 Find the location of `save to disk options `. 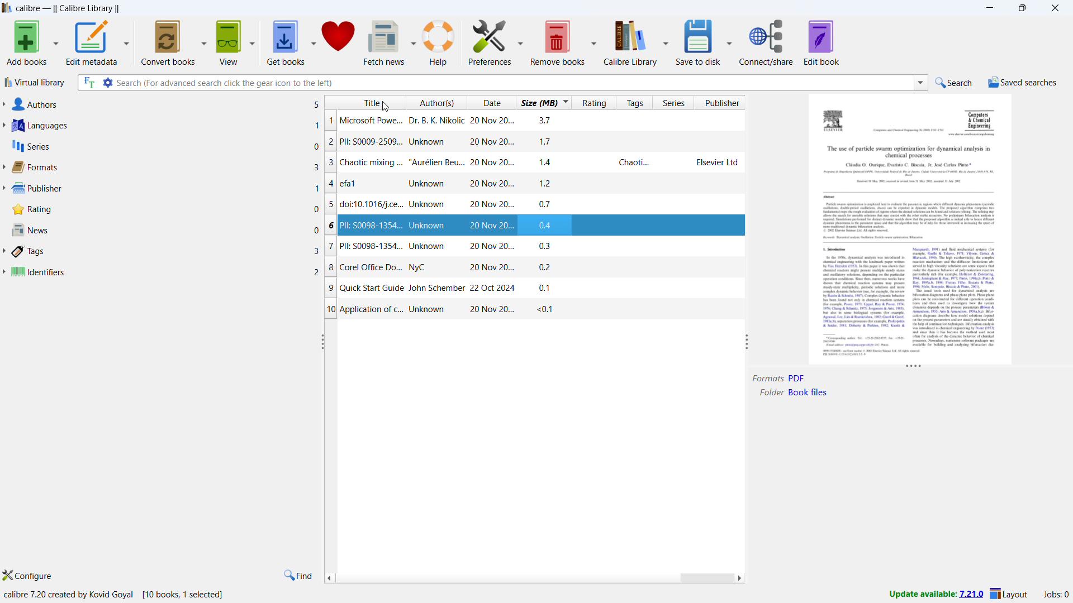

save to disk options  is located at coordinates (728, 42).